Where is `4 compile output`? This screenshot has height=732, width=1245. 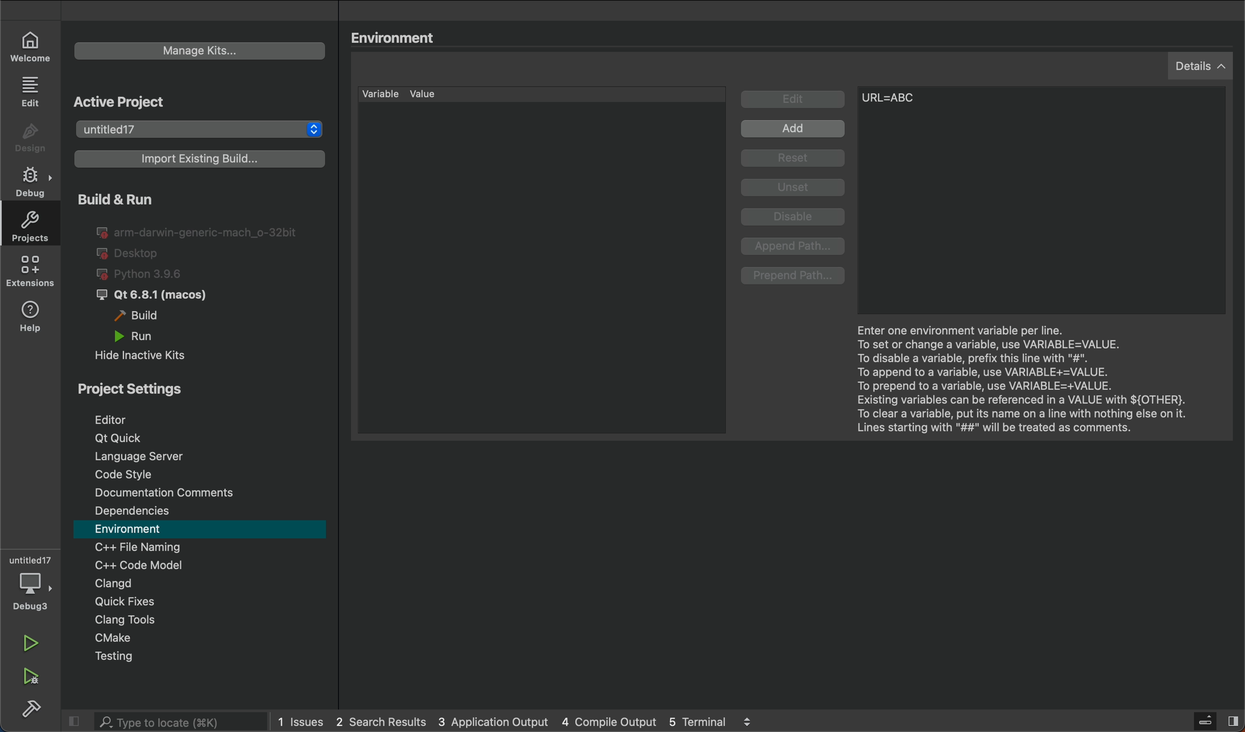 4 compile output is located at coordinates (609, 721).